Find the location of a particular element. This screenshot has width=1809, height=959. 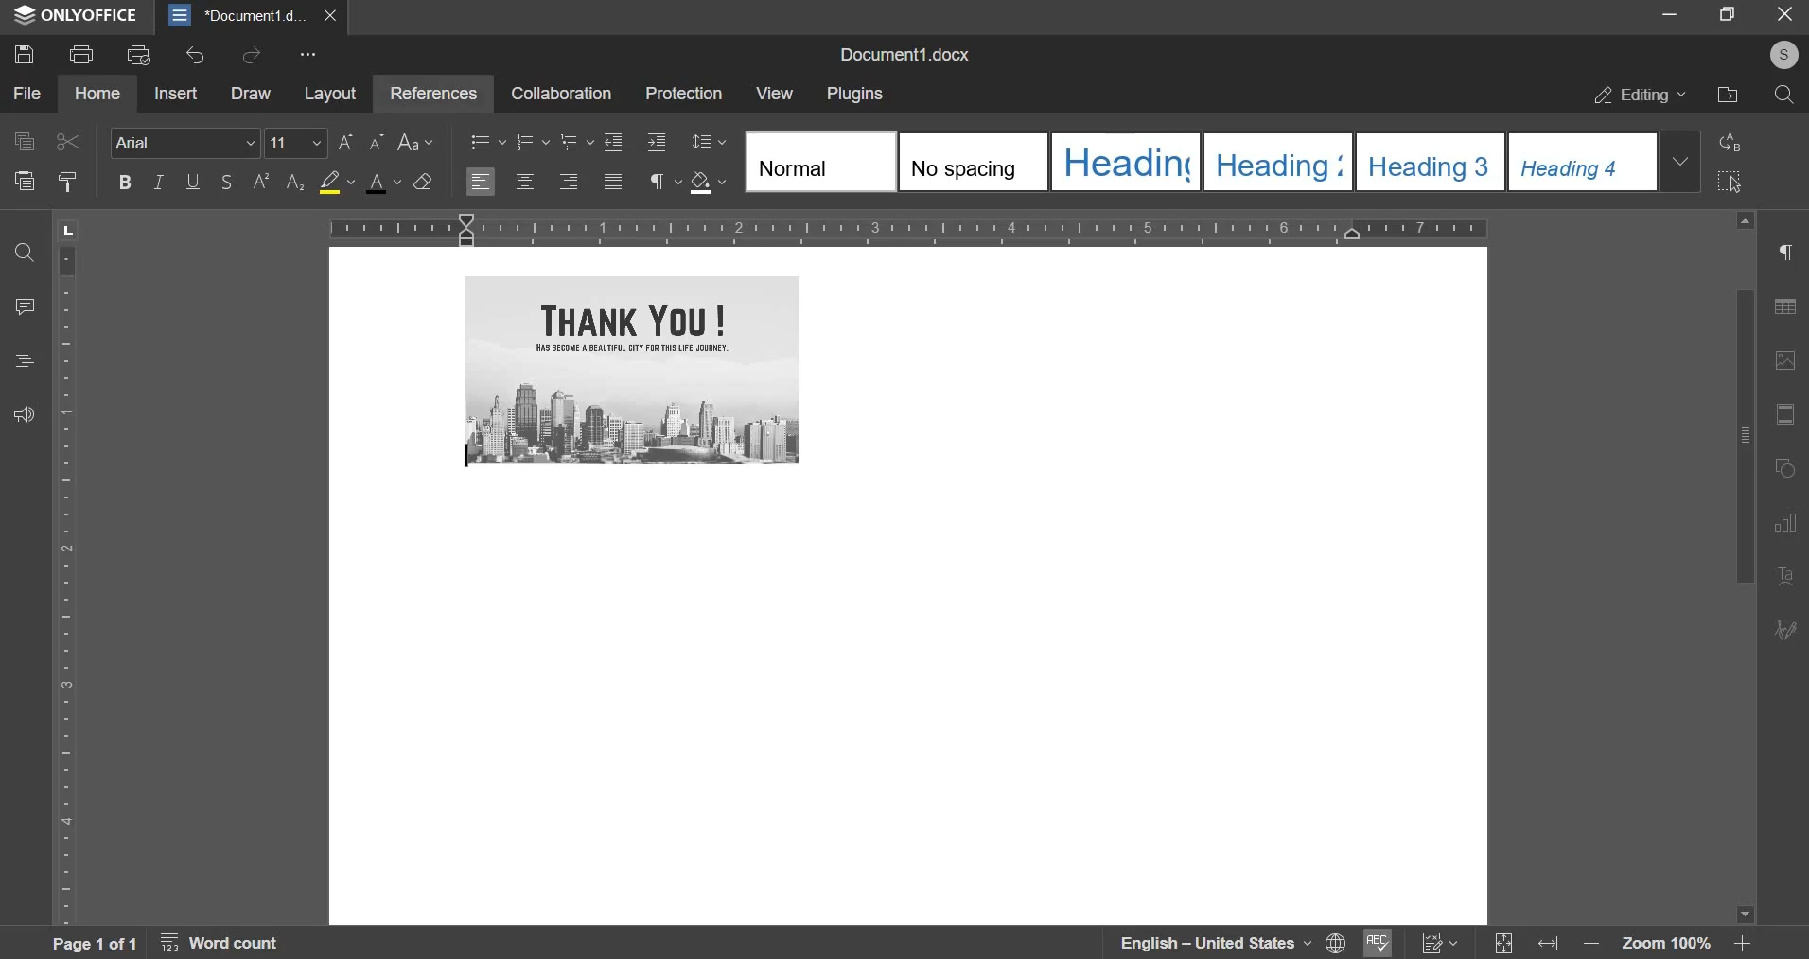

fullscreen is located at coordinates (1727, 14).